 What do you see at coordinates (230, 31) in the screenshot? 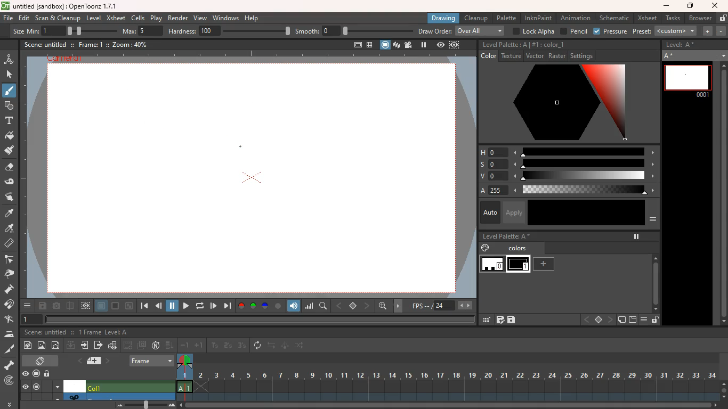
I see `hardness` at bounding box center [230, 31].